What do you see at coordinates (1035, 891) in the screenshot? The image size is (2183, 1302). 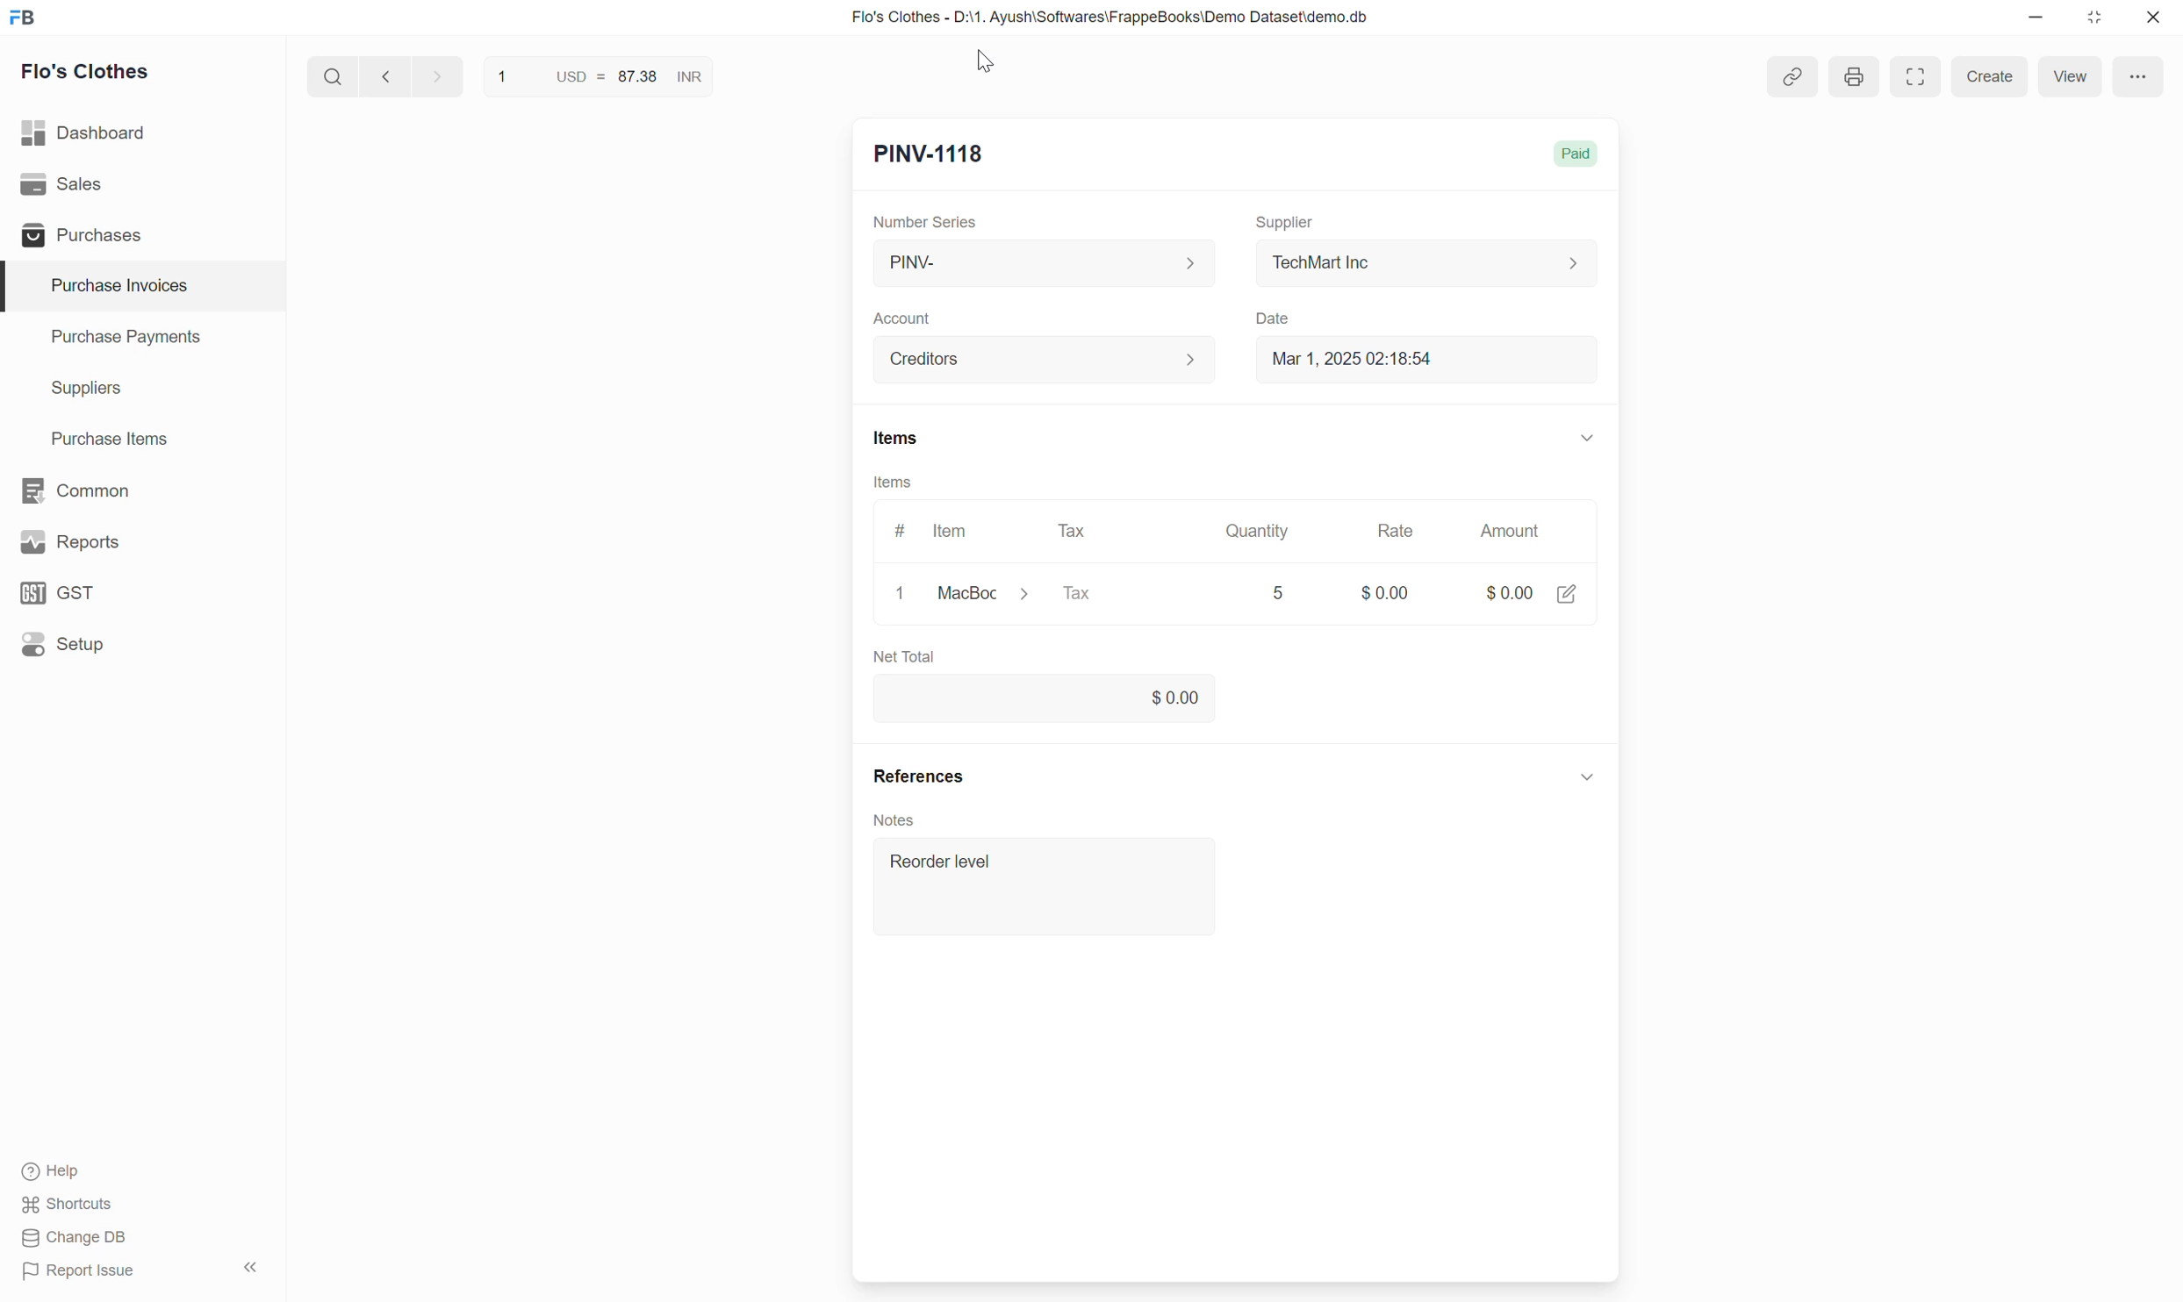 I see `Reorder level` at bounding box center [1035, 891].